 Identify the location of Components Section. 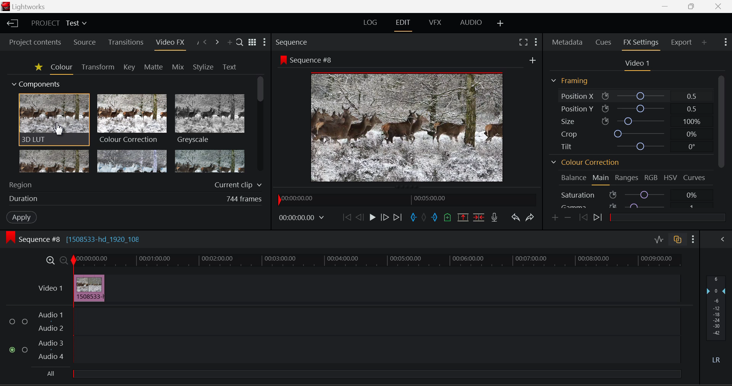
(37, 83).